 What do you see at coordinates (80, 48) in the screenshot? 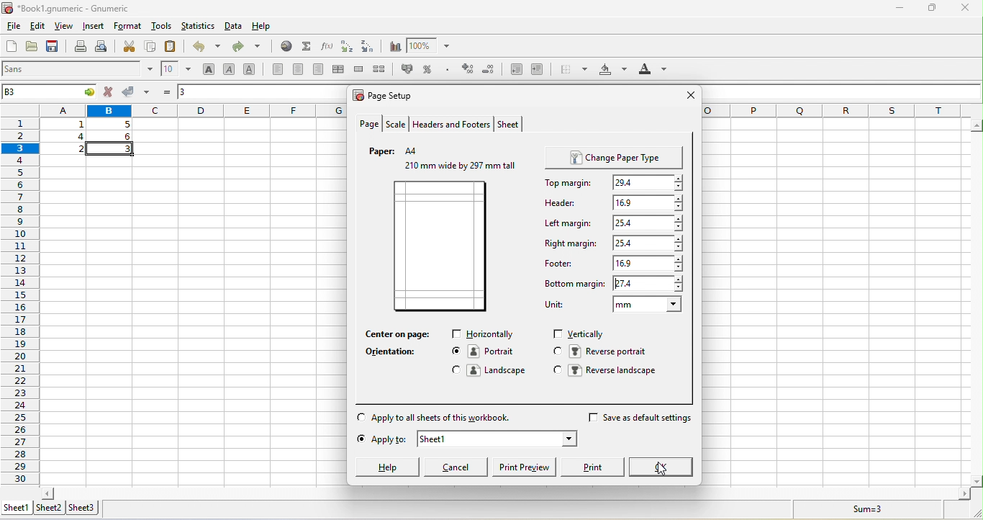
I see `print` at bounding box center [80, 48].